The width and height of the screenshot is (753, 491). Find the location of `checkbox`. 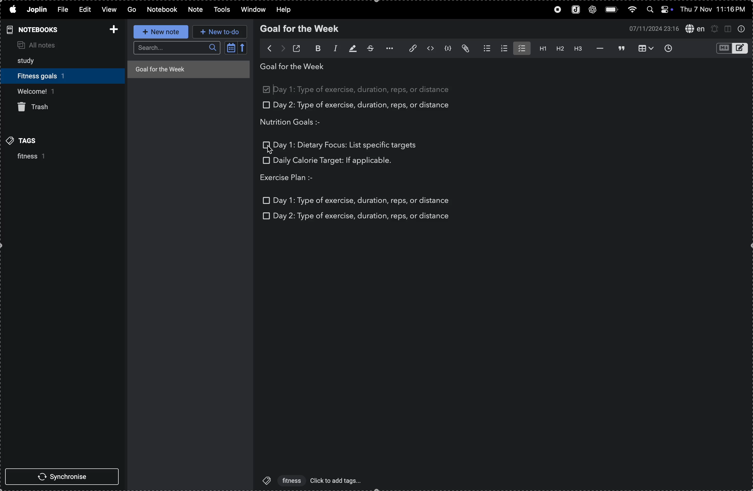

checkbox is located at coordinates (267, 200).